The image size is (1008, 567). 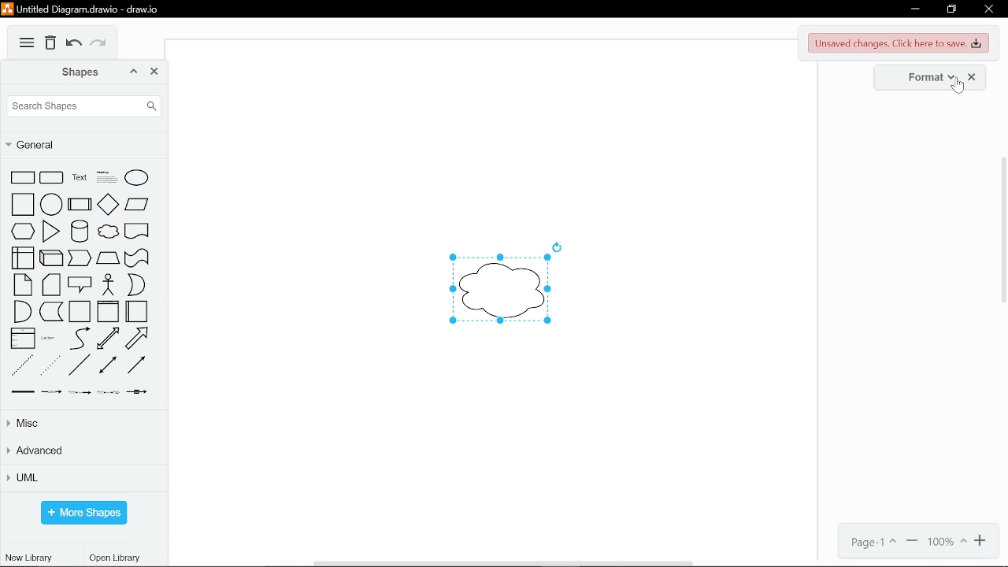 I want to click on connector with three label, so click(x=109, y=392).